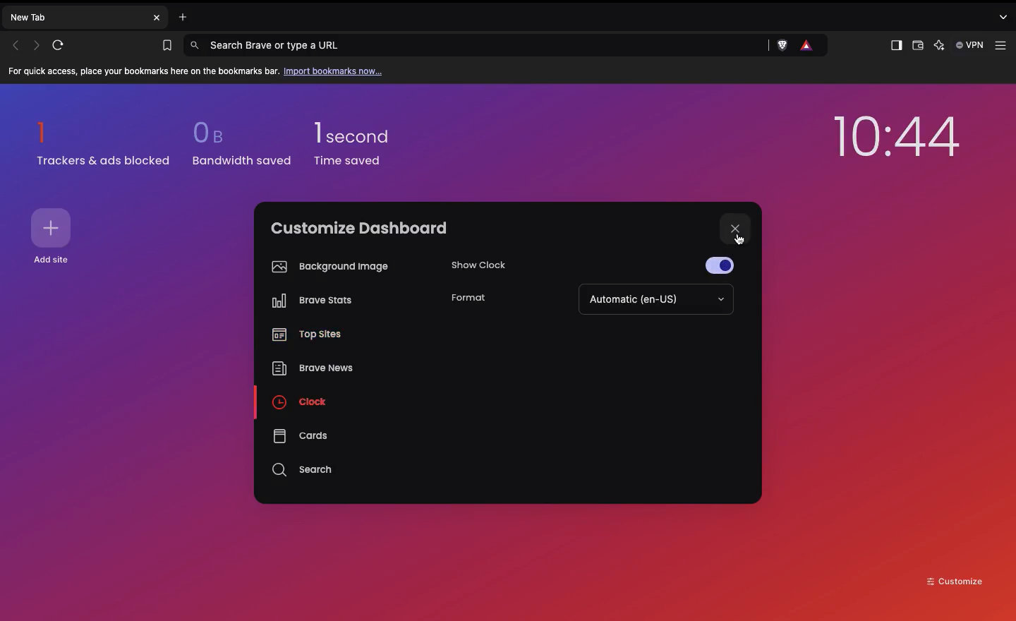  What do you see at coordinates (971, 45) in the screenshot?
I see `VPN` at bounding box center [971, 45].